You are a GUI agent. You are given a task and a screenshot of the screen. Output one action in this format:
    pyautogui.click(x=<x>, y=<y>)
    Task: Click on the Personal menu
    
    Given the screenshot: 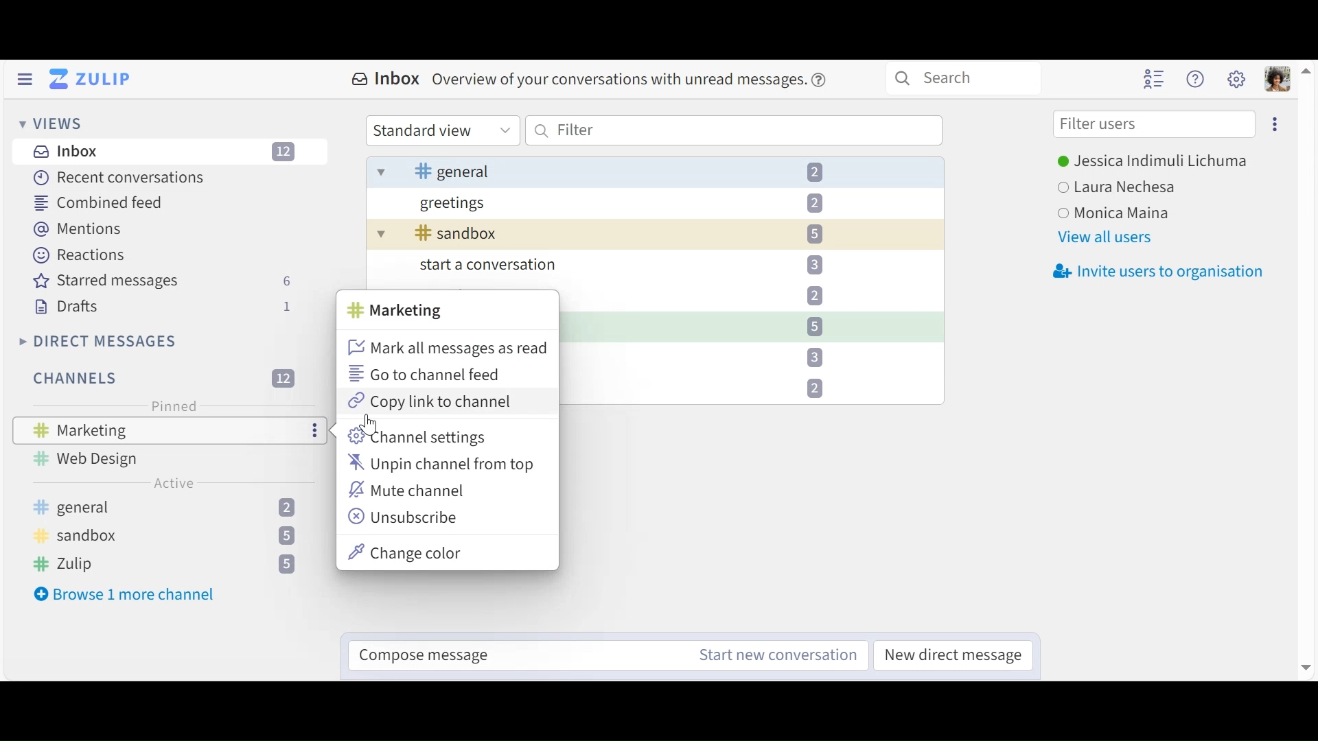 What is the action you would take?
    pyautogui.click(x=1279, y=80)
    